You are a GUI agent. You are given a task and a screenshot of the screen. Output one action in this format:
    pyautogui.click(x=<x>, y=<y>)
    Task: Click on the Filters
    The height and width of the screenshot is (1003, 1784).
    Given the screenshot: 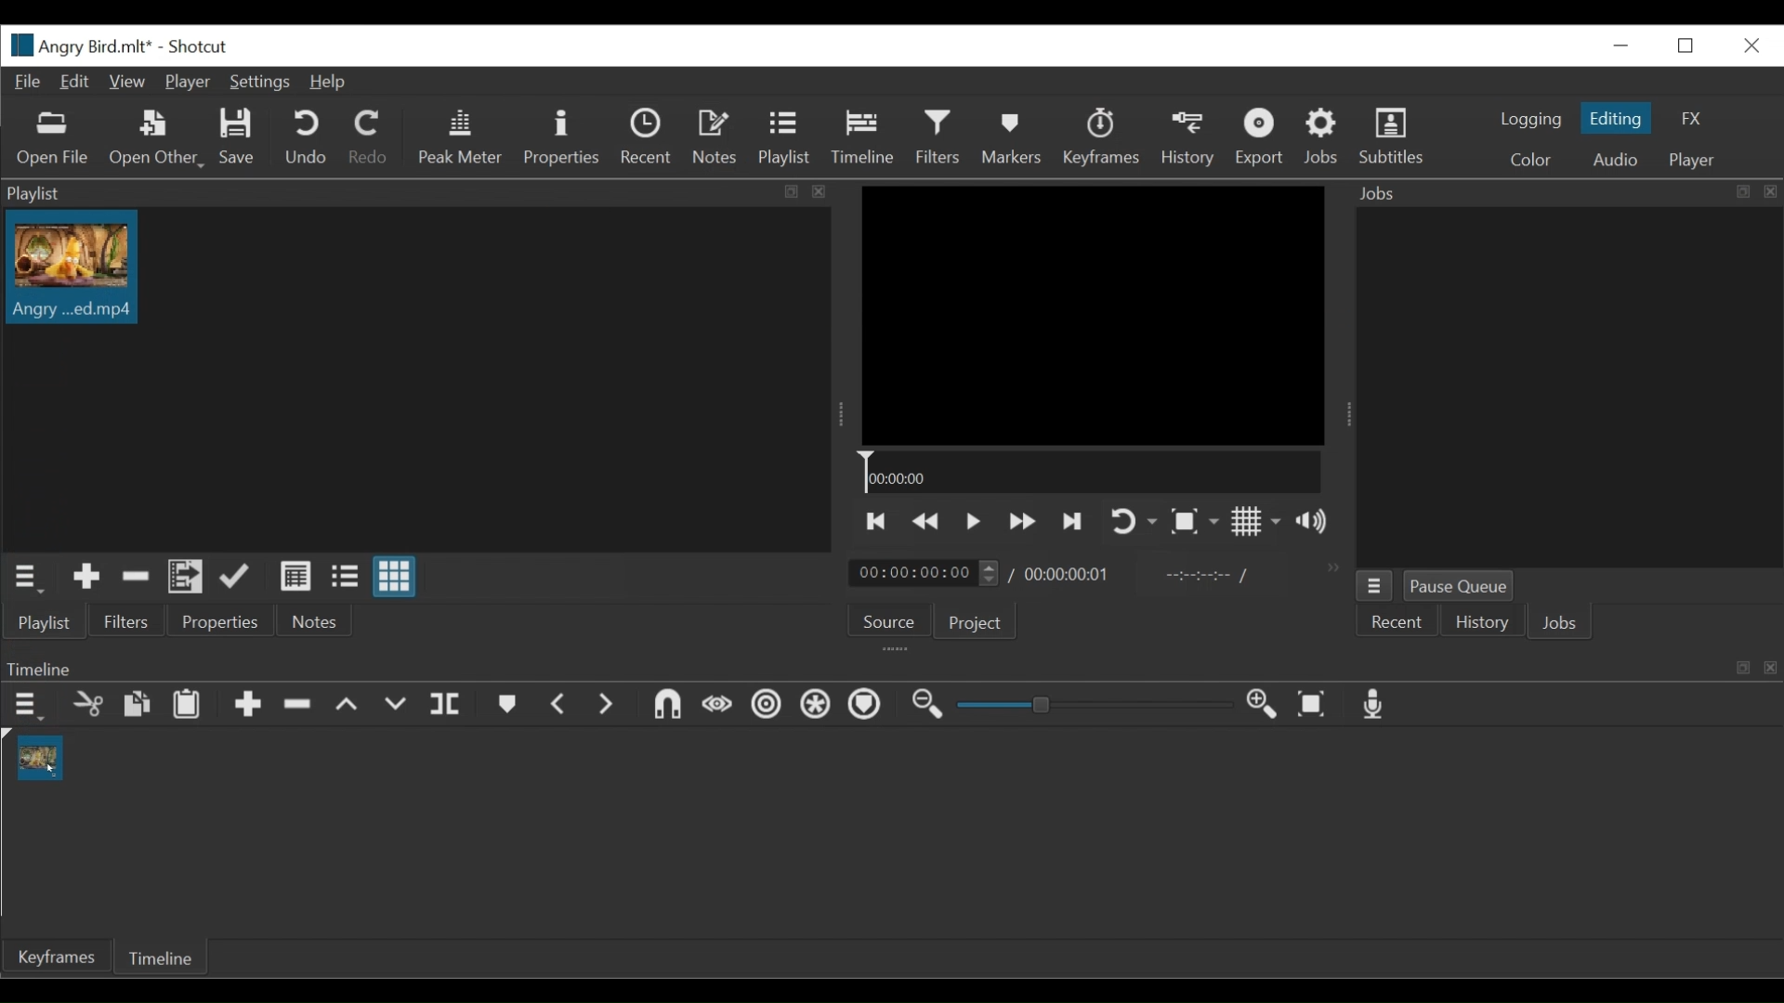 What is the action you would take?
    pyautogui.click(x=127, y=621)
    